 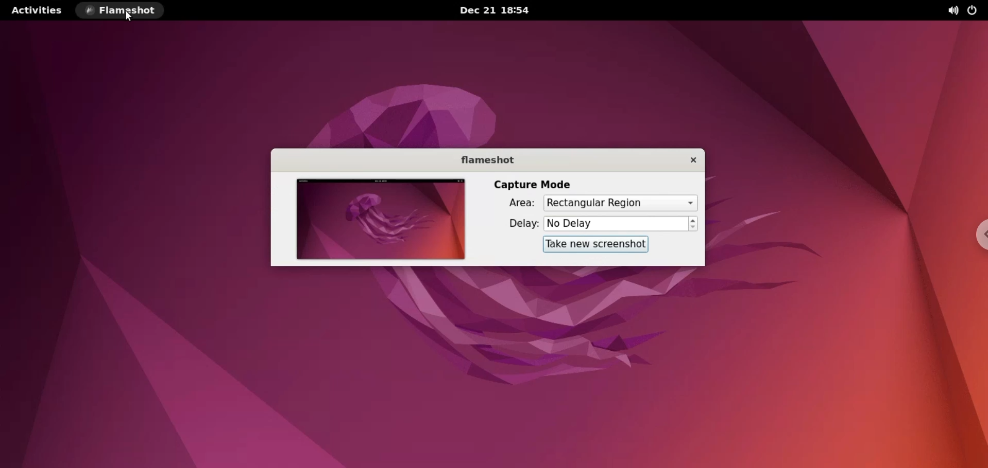 I want to click on screenshot preview, so click(x=378, y=220).